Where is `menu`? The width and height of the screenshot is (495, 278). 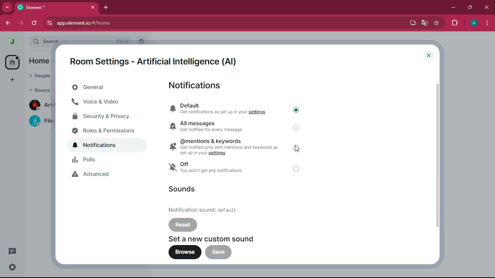
menu is located at coordinates (487, 24).